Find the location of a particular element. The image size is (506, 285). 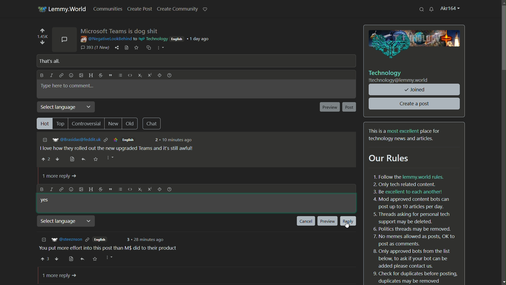

1 day ago is located at coordinates (200, 39).